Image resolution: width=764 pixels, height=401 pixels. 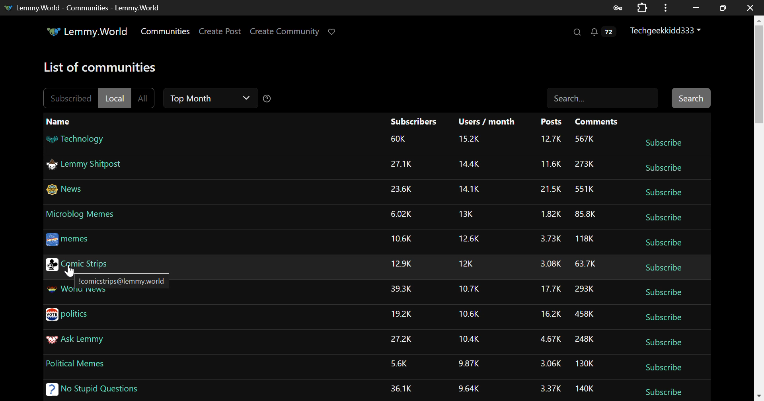 What do you see at coordinates (644, 7) in the screenshot?
I see `Extensions` at bounding box center [644, 7].